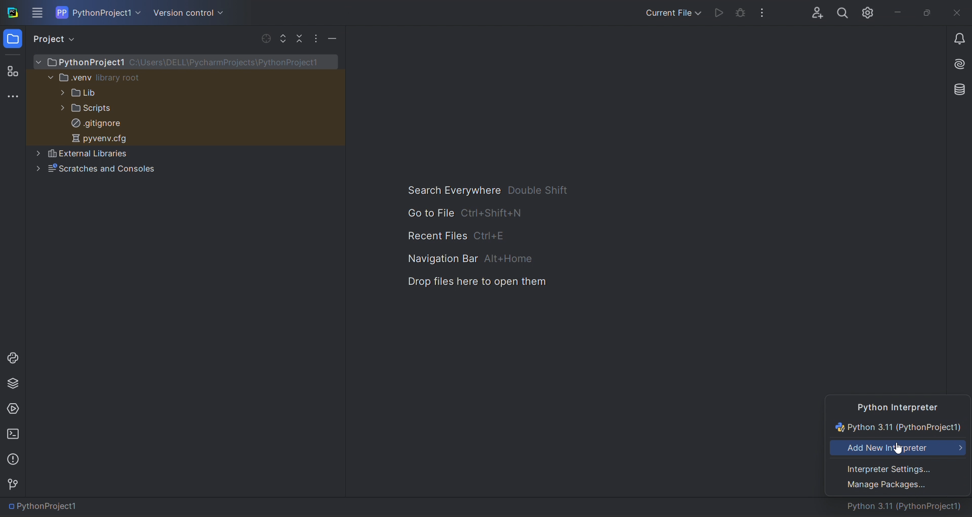 Image resolution: width=972 pixels, height=517 pixels. I want to click on ai assistant, so click(956, 65).